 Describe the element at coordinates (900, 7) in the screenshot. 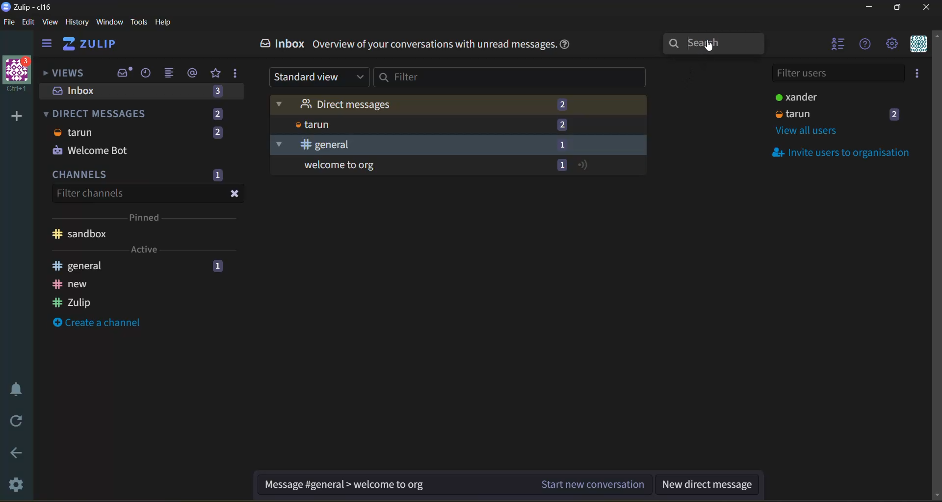

I see `maximize` at that location.